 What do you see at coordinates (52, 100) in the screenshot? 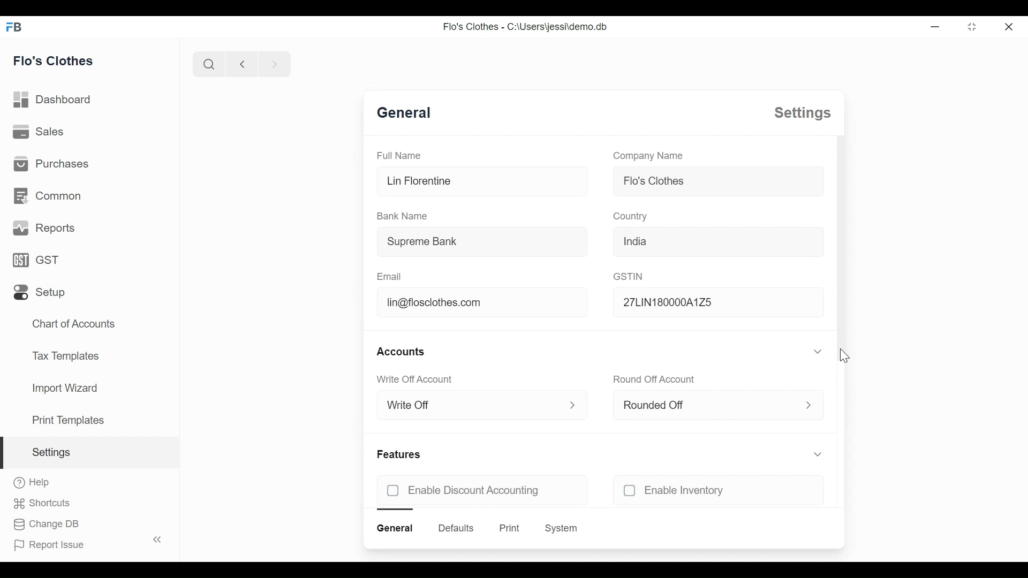
I see `Dashboard` at bounding box center [52, 100].